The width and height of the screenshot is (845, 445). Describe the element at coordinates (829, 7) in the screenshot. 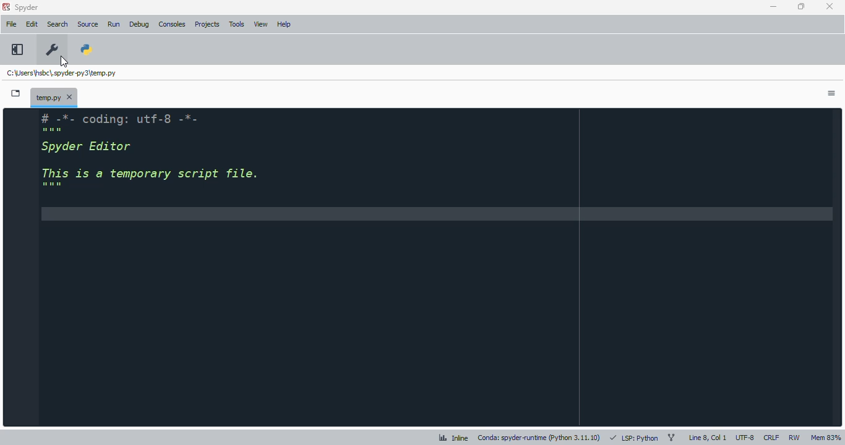

I see `close` at that location.